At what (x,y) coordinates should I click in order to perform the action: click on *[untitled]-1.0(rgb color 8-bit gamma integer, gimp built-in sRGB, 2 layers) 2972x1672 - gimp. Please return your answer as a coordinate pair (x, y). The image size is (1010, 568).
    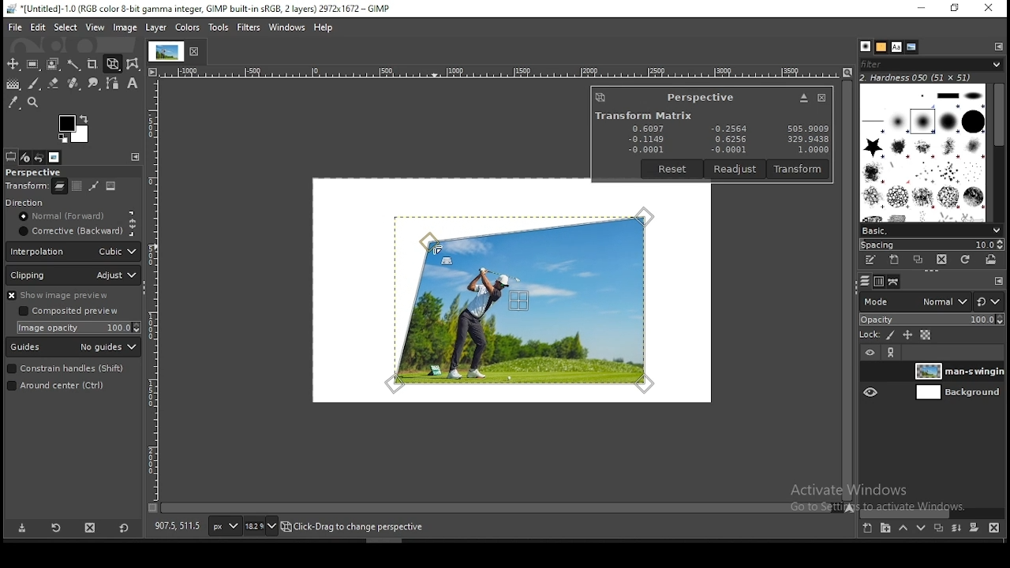
    Looking at the image, I should click on (198, 9).